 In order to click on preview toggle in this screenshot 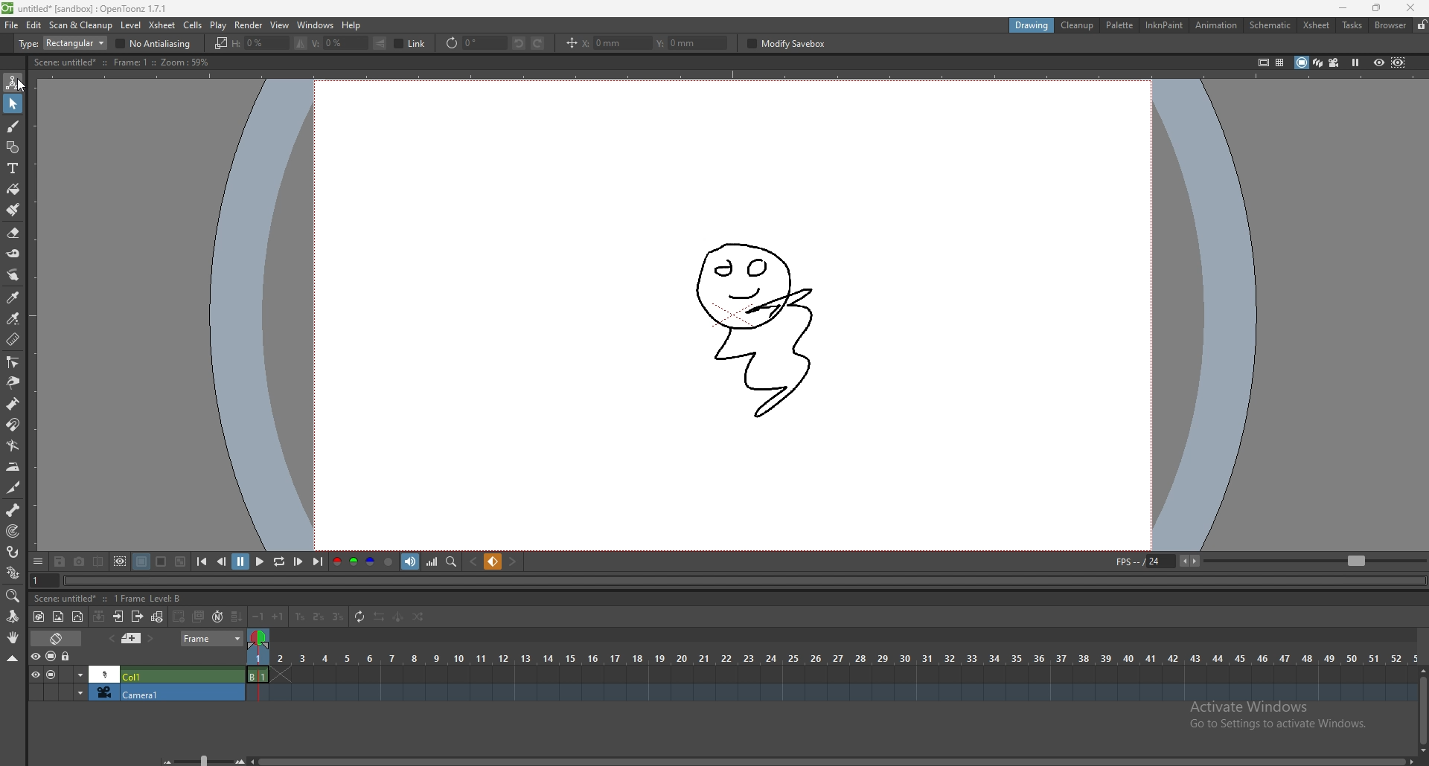, I will do `click(33, 656)`.